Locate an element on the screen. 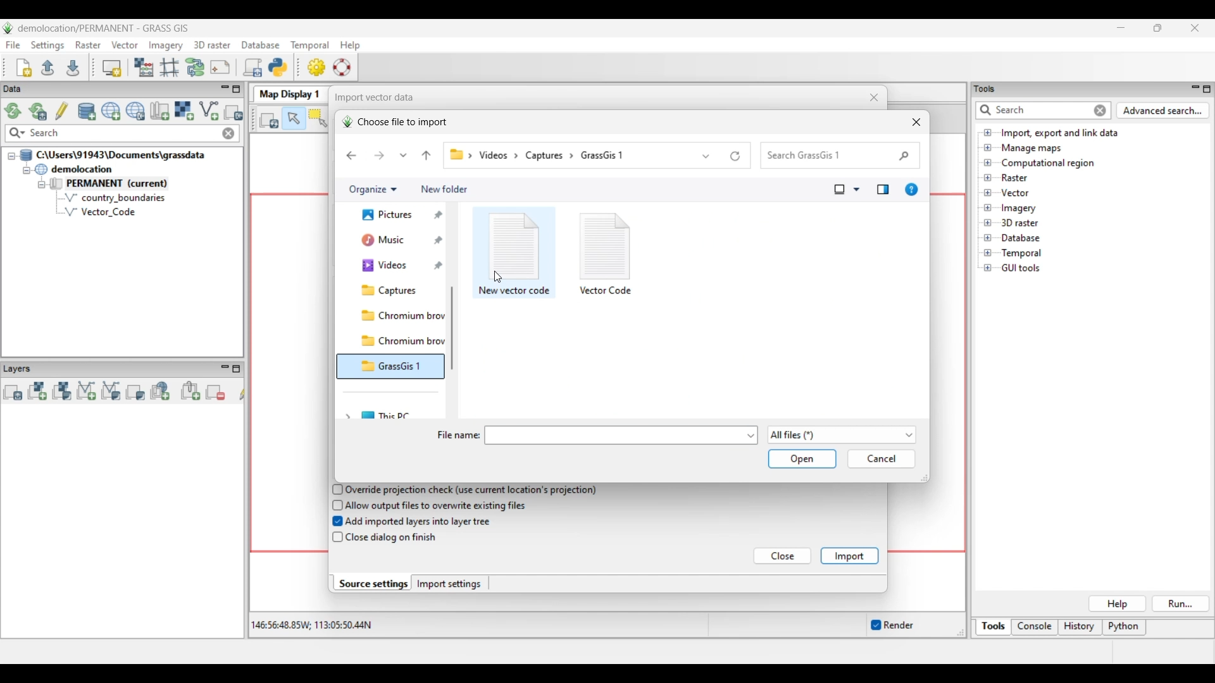 This screenshot has height=683, width=1215. Collapse file thread  is located at coordinates (11, 156).